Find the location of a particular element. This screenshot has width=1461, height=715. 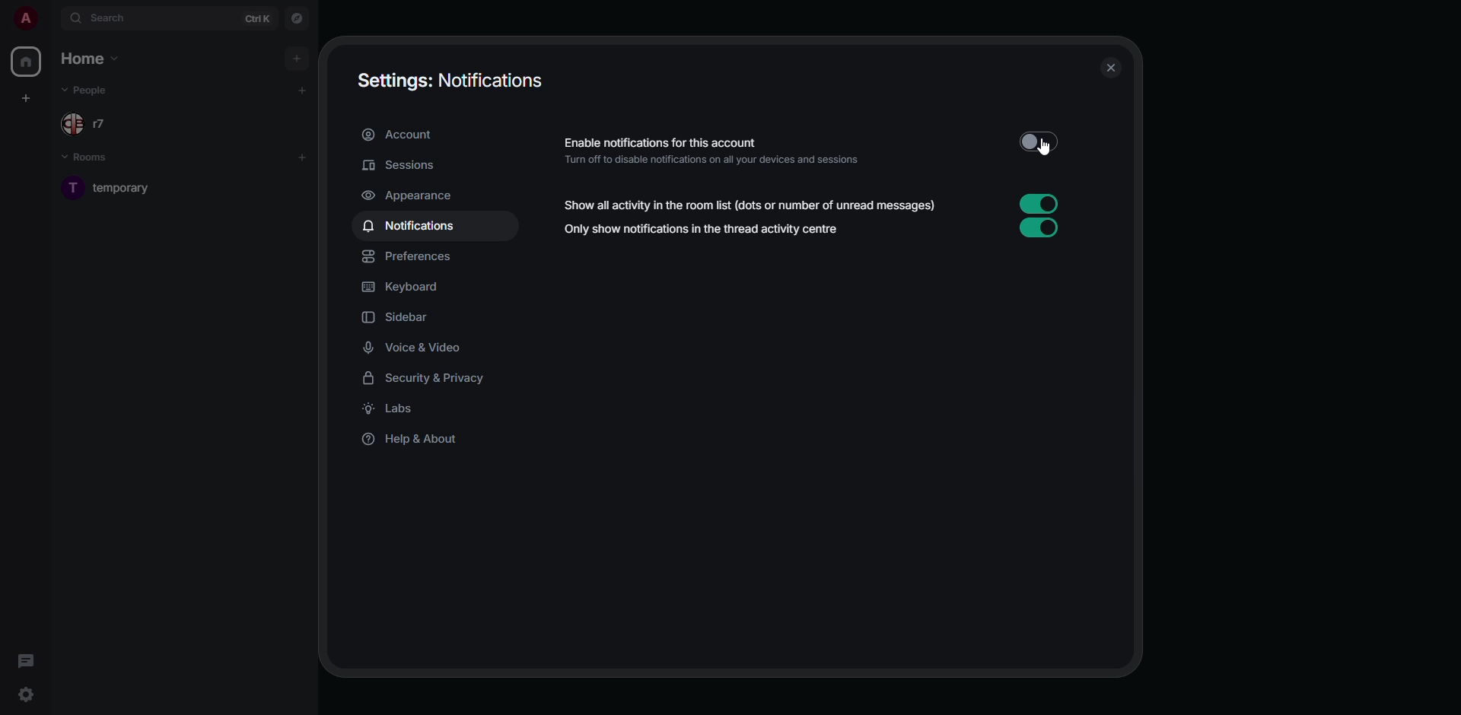

create space is located at coordinates (24, 97).